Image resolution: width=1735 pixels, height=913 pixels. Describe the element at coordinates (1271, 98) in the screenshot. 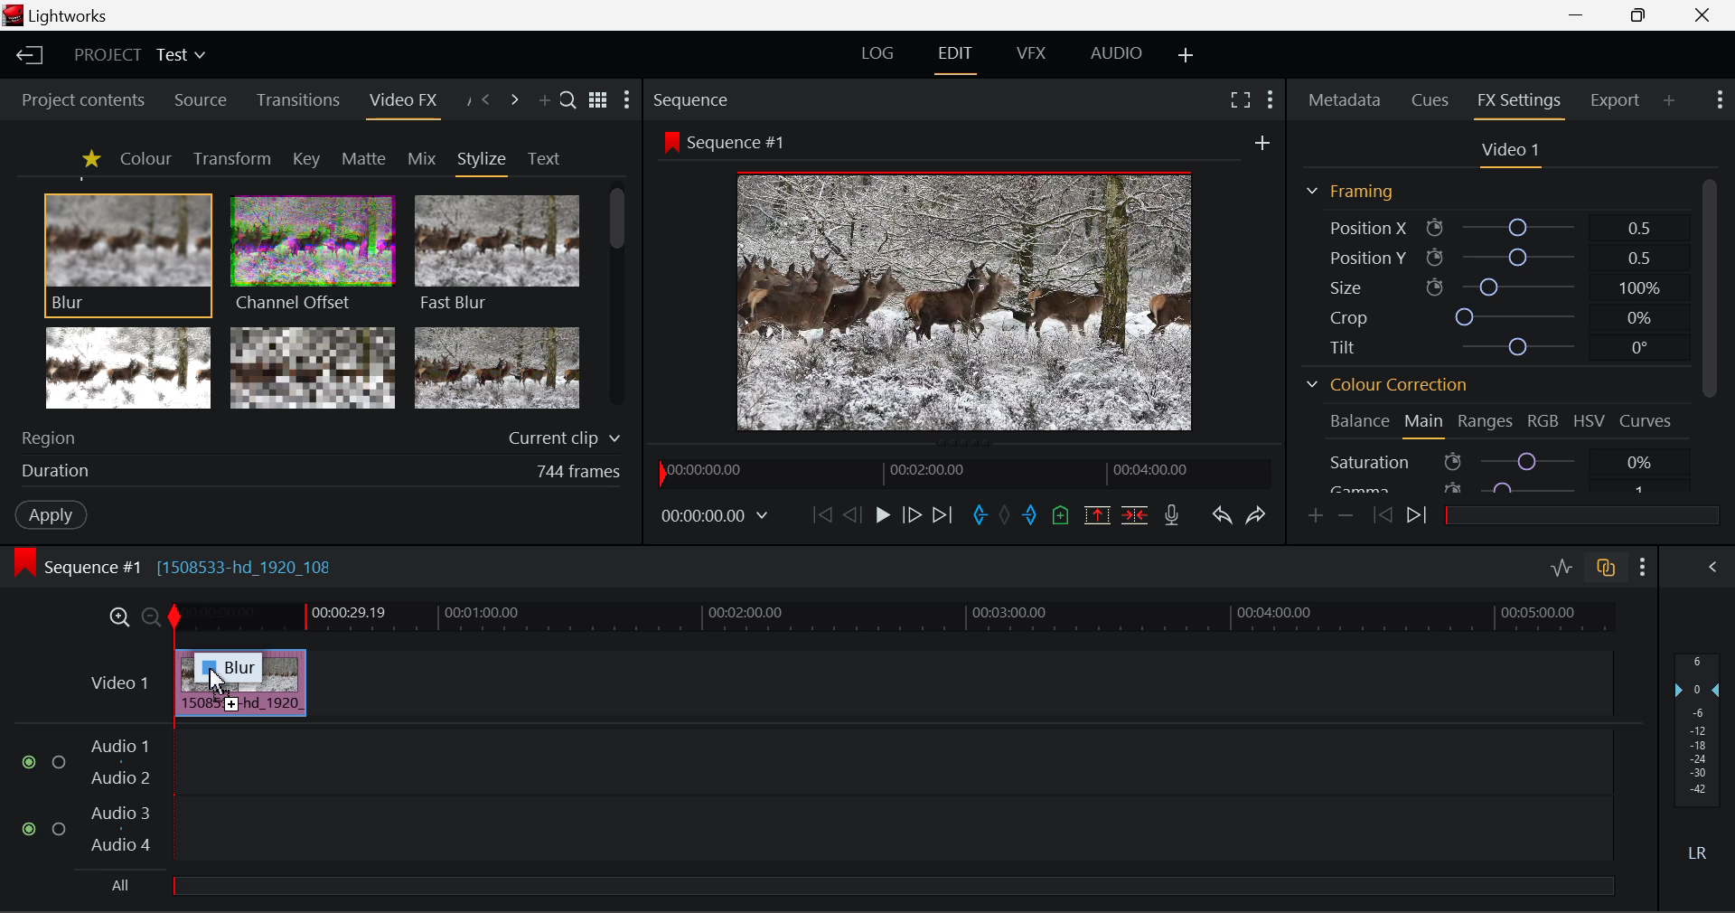

I see `Show Settings` at that location.